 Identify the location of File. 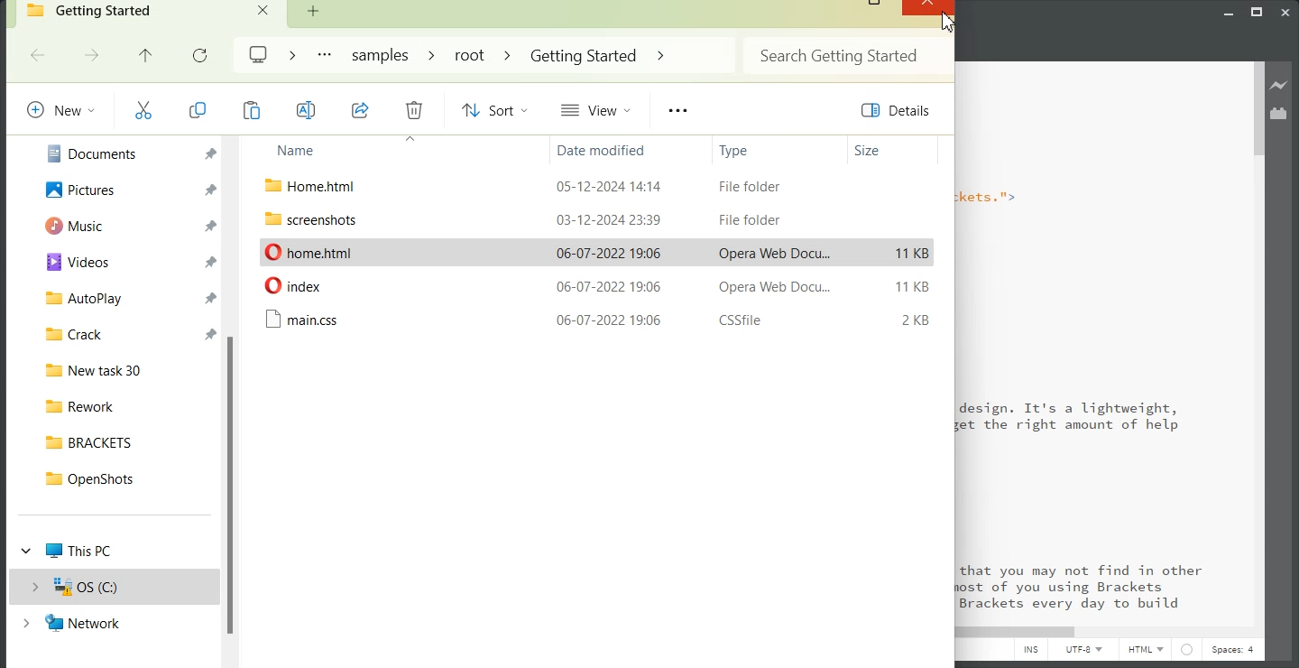
(326, 289).